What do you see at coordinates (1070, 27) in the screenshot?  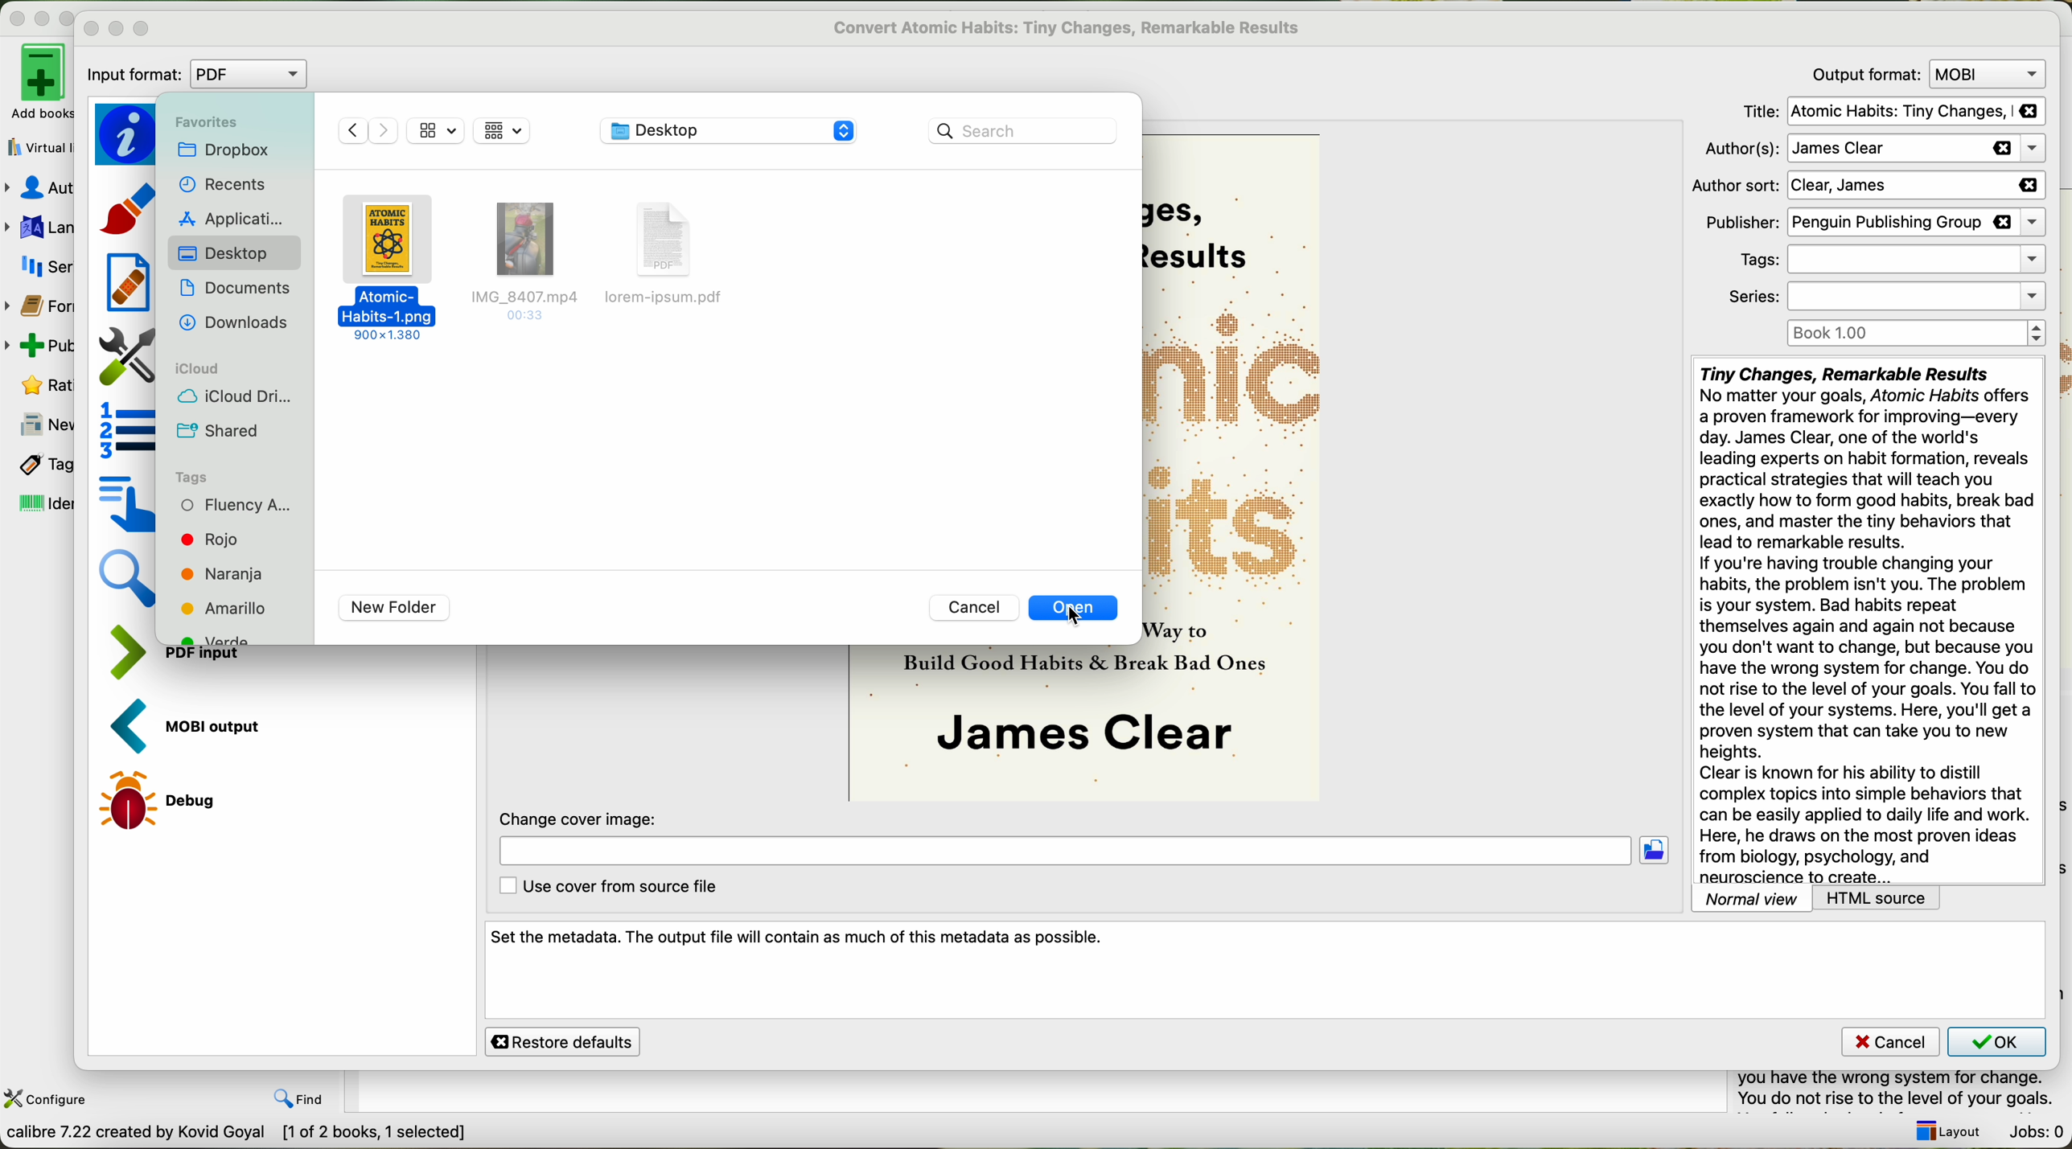 I see `convert atomic habits` at bounding box center [1070, 27].